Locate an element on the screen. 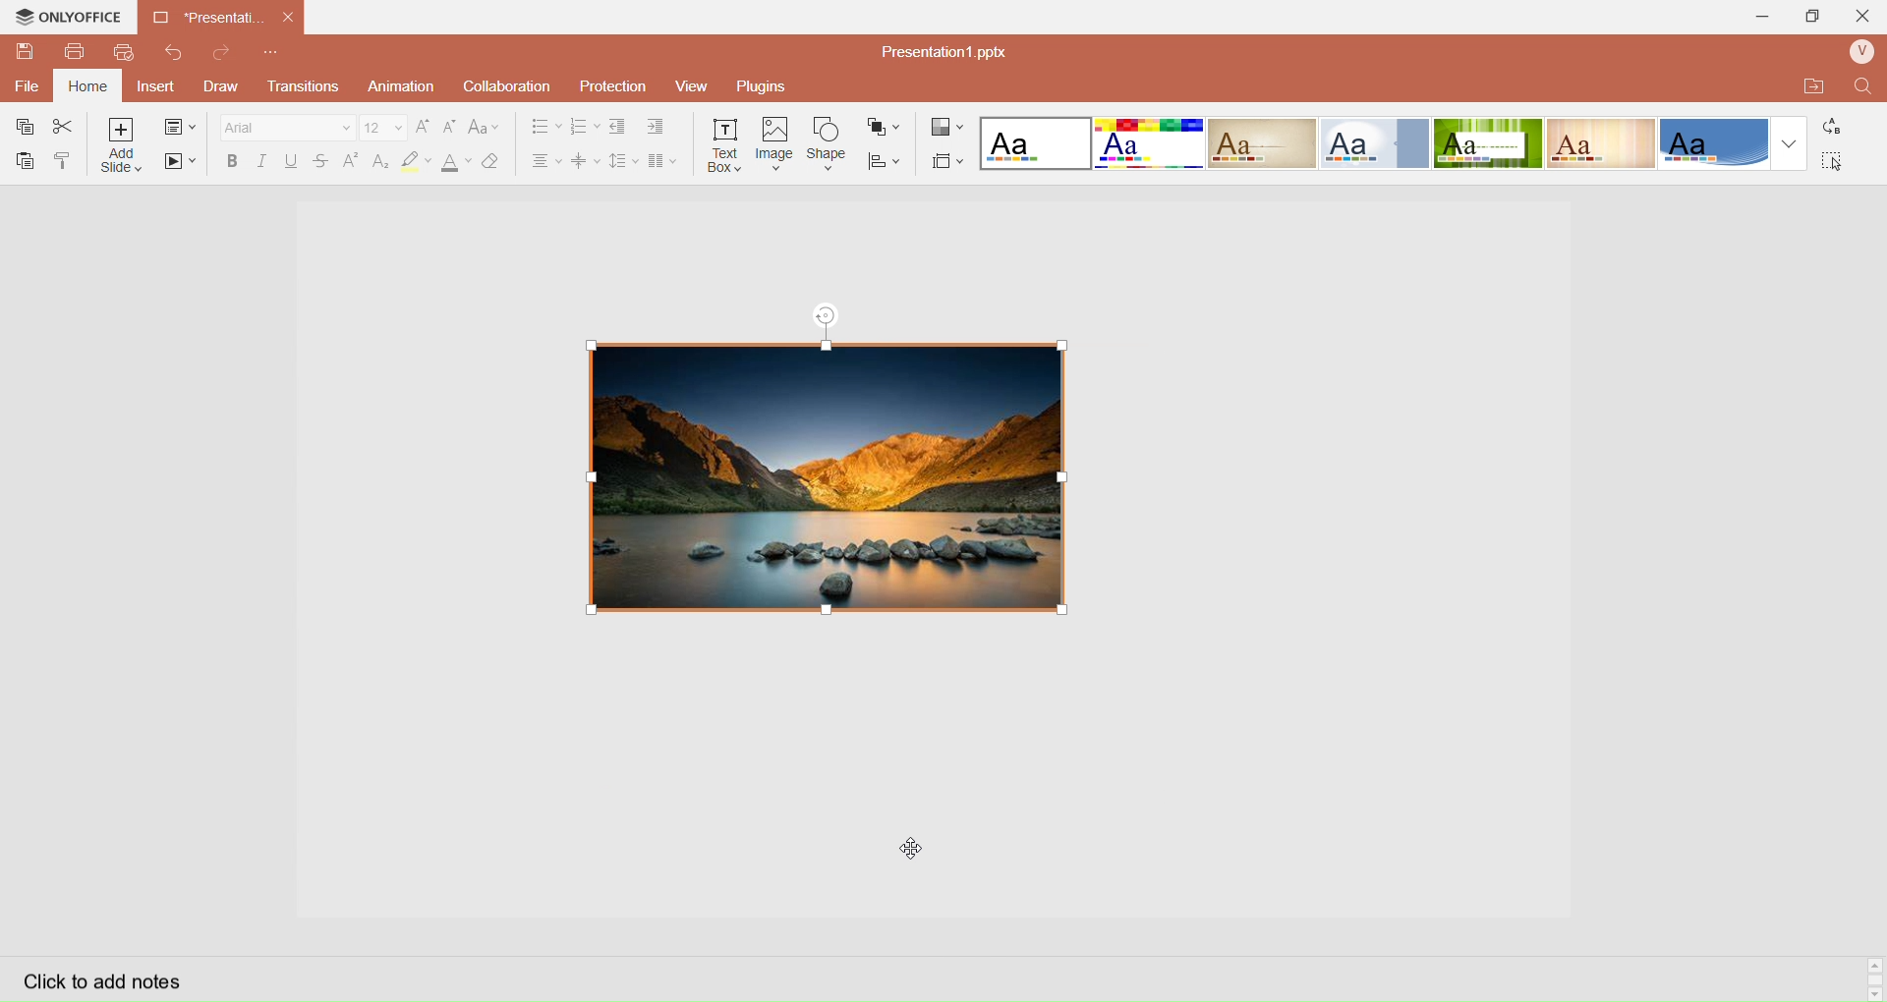 The width and height of the screenshot is (1887, 1002). Plugins is located at coordinates (765, 86).